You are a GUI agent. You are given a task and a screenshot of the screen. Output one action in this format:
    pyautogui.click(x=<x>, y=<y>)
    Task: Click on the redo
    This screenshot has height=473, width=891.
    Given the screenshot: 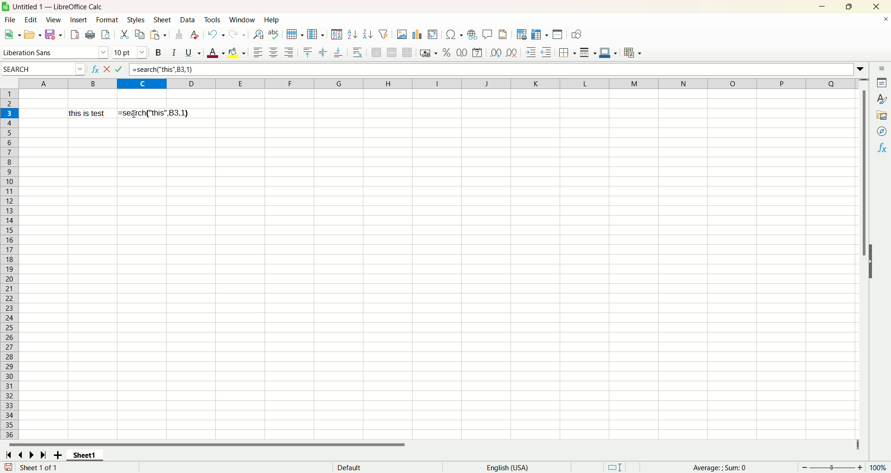 What is the action you would take?
    pyautogui.click(x=239, y=33)
    